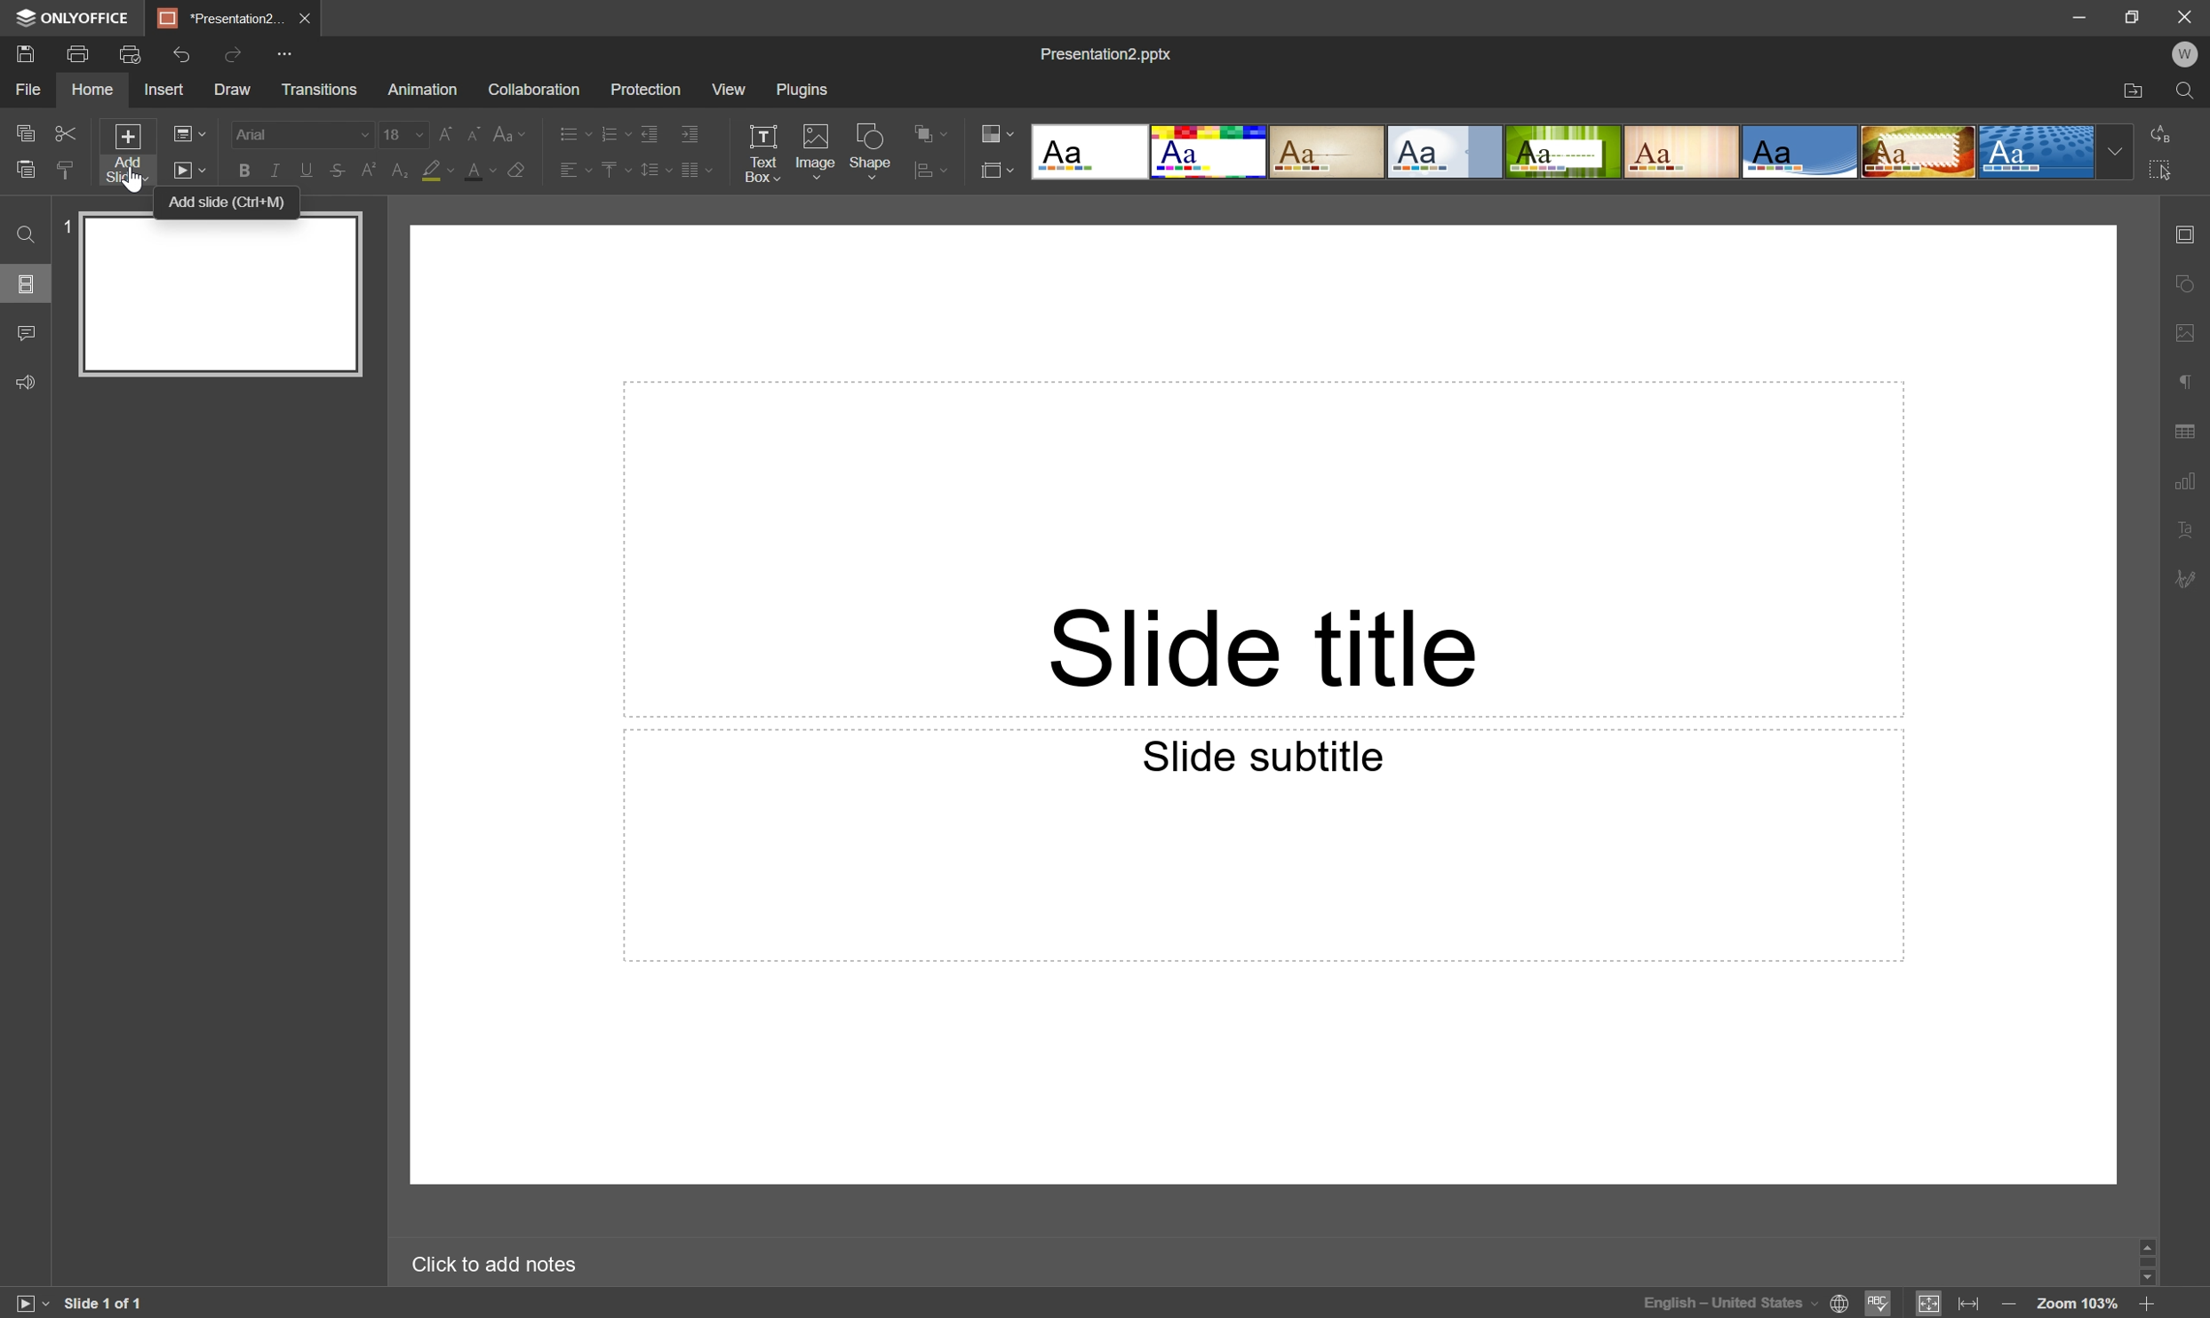 The image size is (2210, 1318). What do you see at coordinates (535, 89) in the screenshot?
I see `Collaboration` at bounding box center [535, 89].